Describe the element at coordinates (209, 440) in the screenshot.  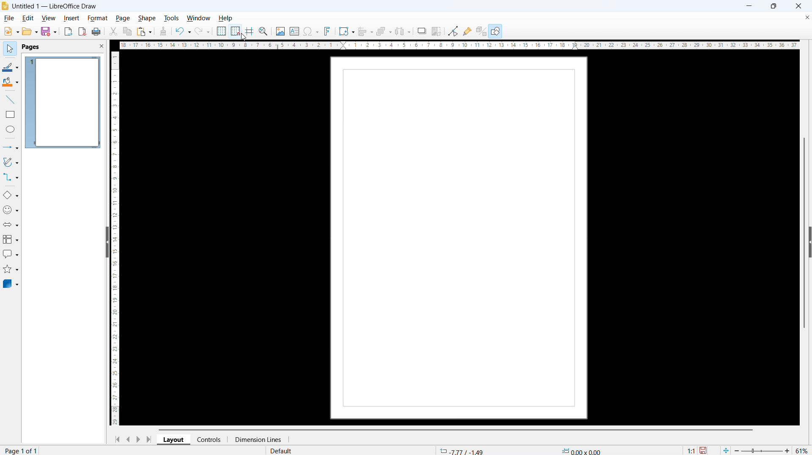
I see `controls` at that location.